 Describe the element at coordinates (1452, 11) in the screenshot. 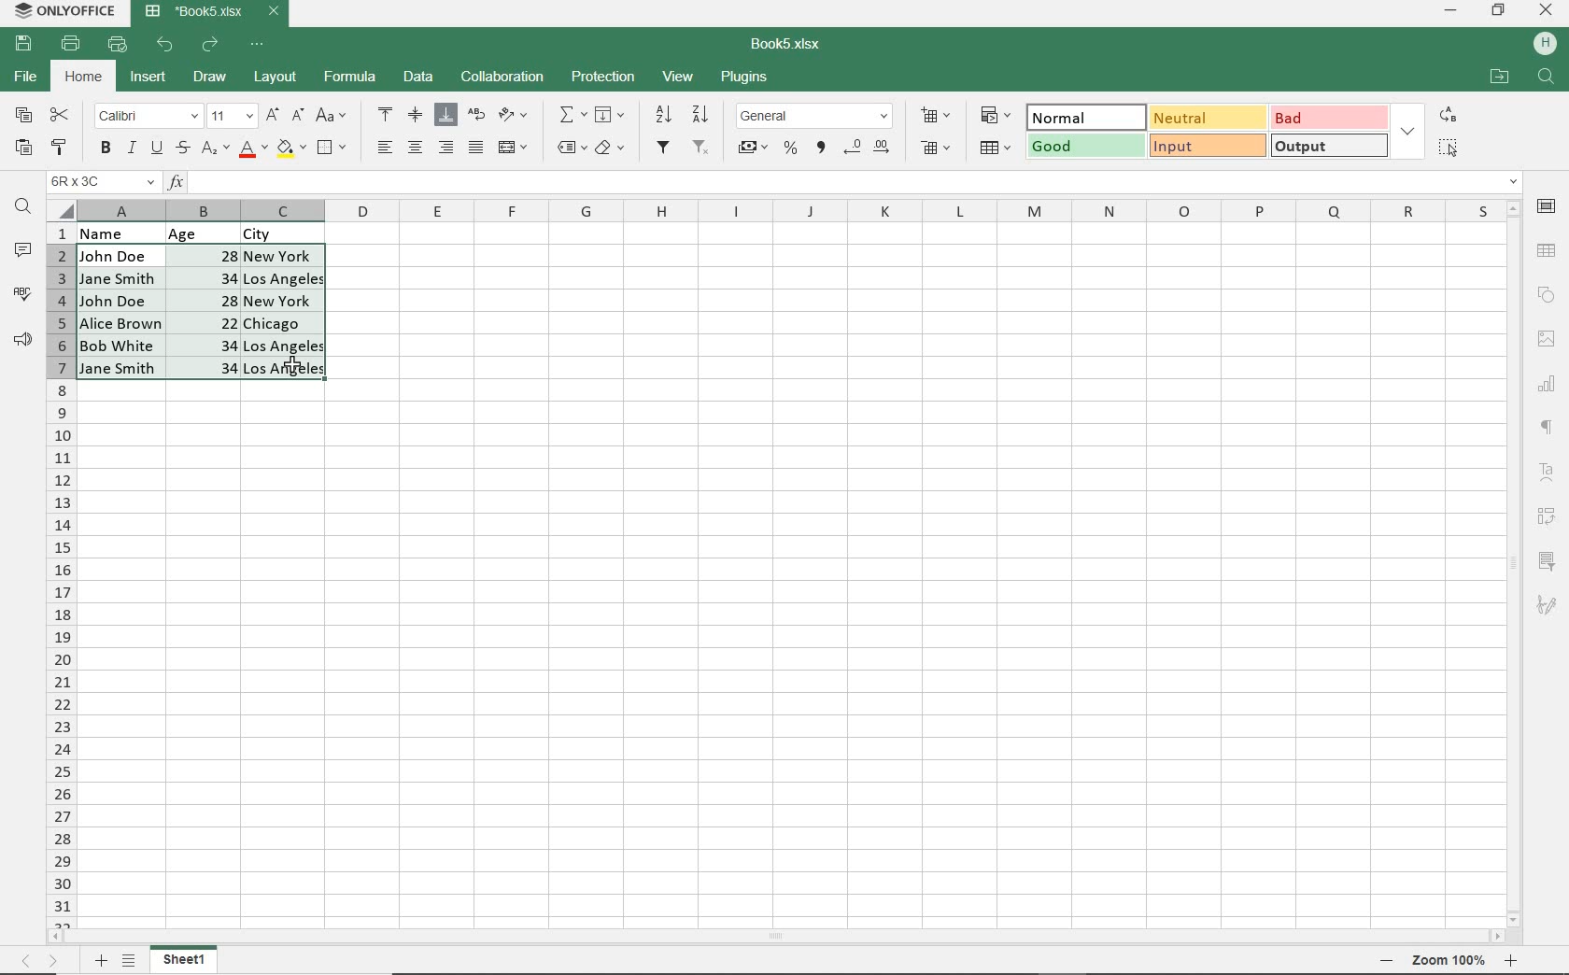

I see `MINIMIZE` at that location.